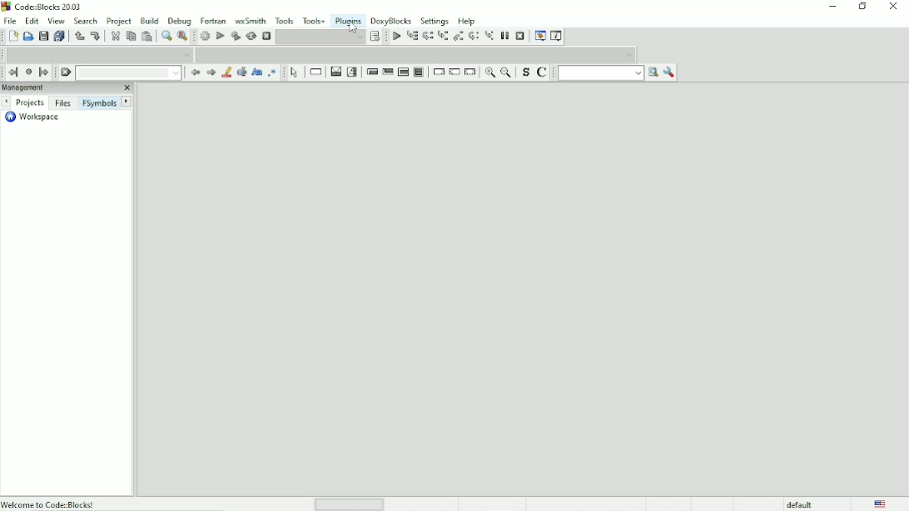 Image resolution: width=909 pixels, height=511 pixels. What do you see at coordinates (11, 72) in the screenshot?
I see `Jump back` at bounding box center [11, 72].